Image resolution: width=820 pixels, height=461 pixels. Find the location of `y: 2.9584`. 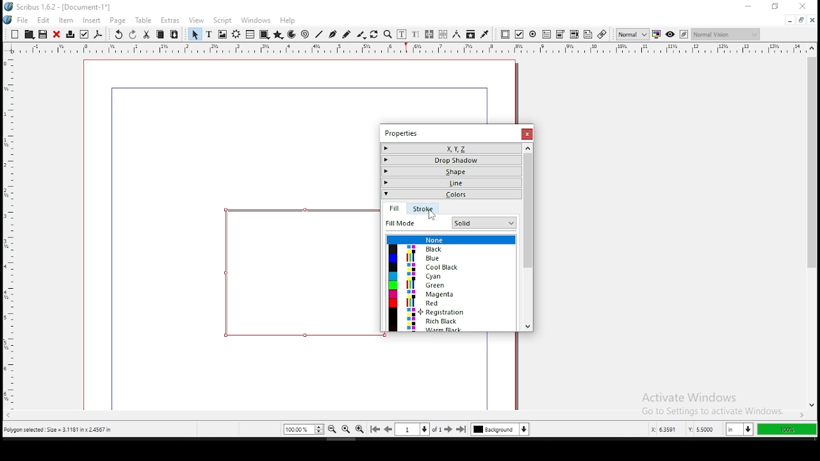

y: 2.9584 is located at coordinates (701, 430).